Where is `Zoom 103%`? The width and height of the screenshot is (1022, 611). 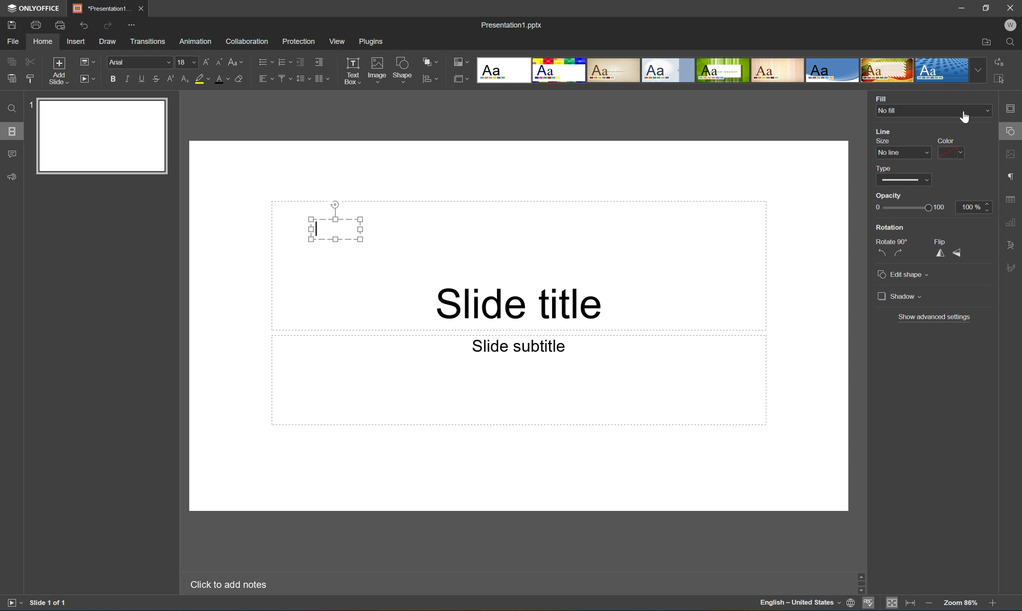
Zoom 103% is located at coordinates (961, 604).